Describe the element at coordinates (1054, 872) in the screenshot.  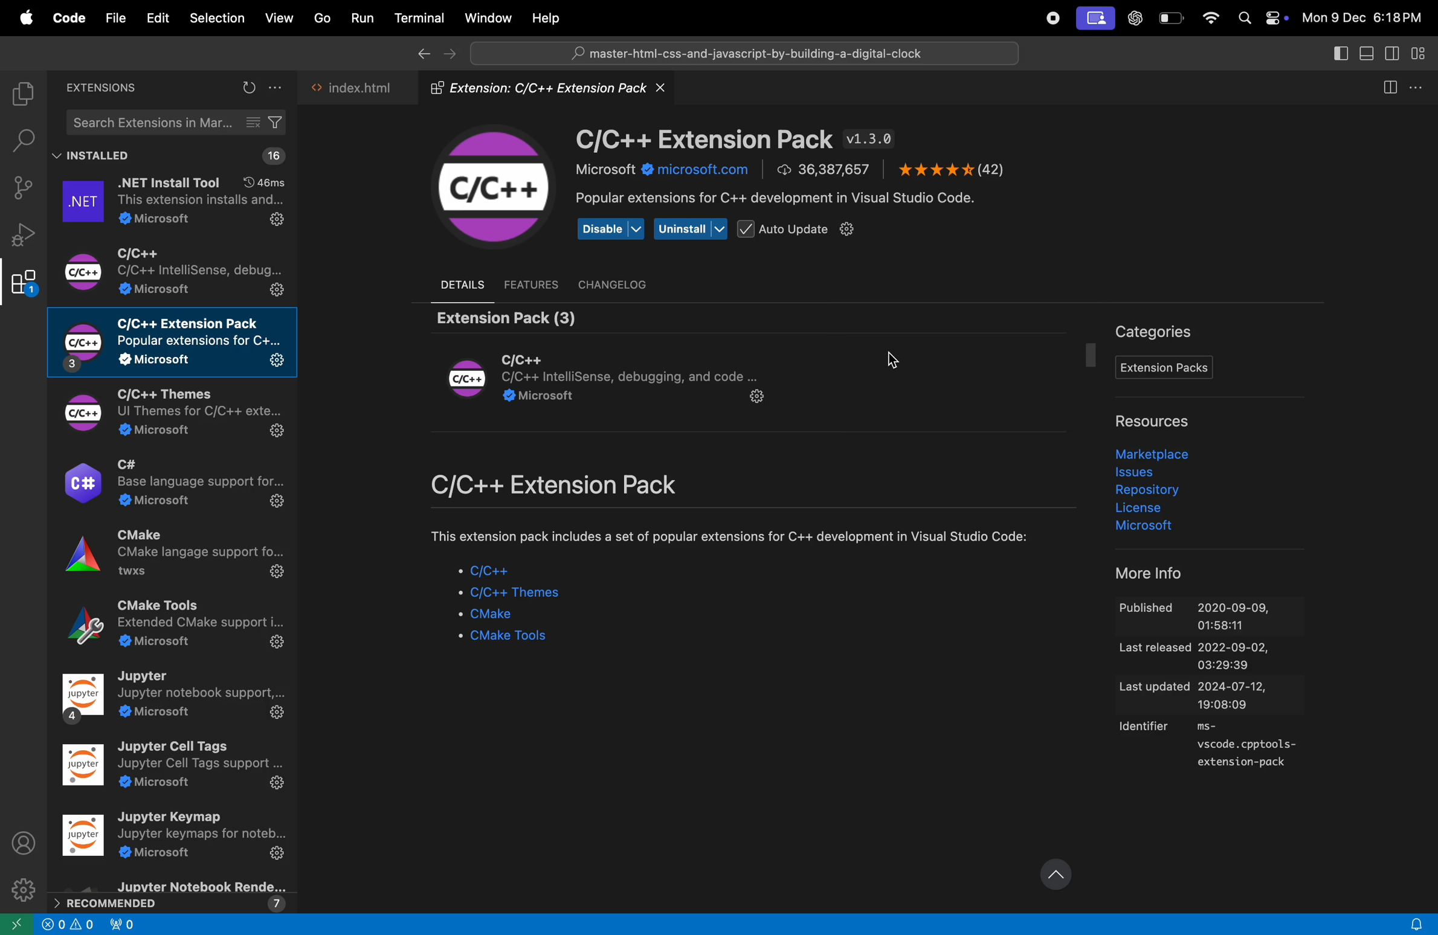
I see `update` at that location.